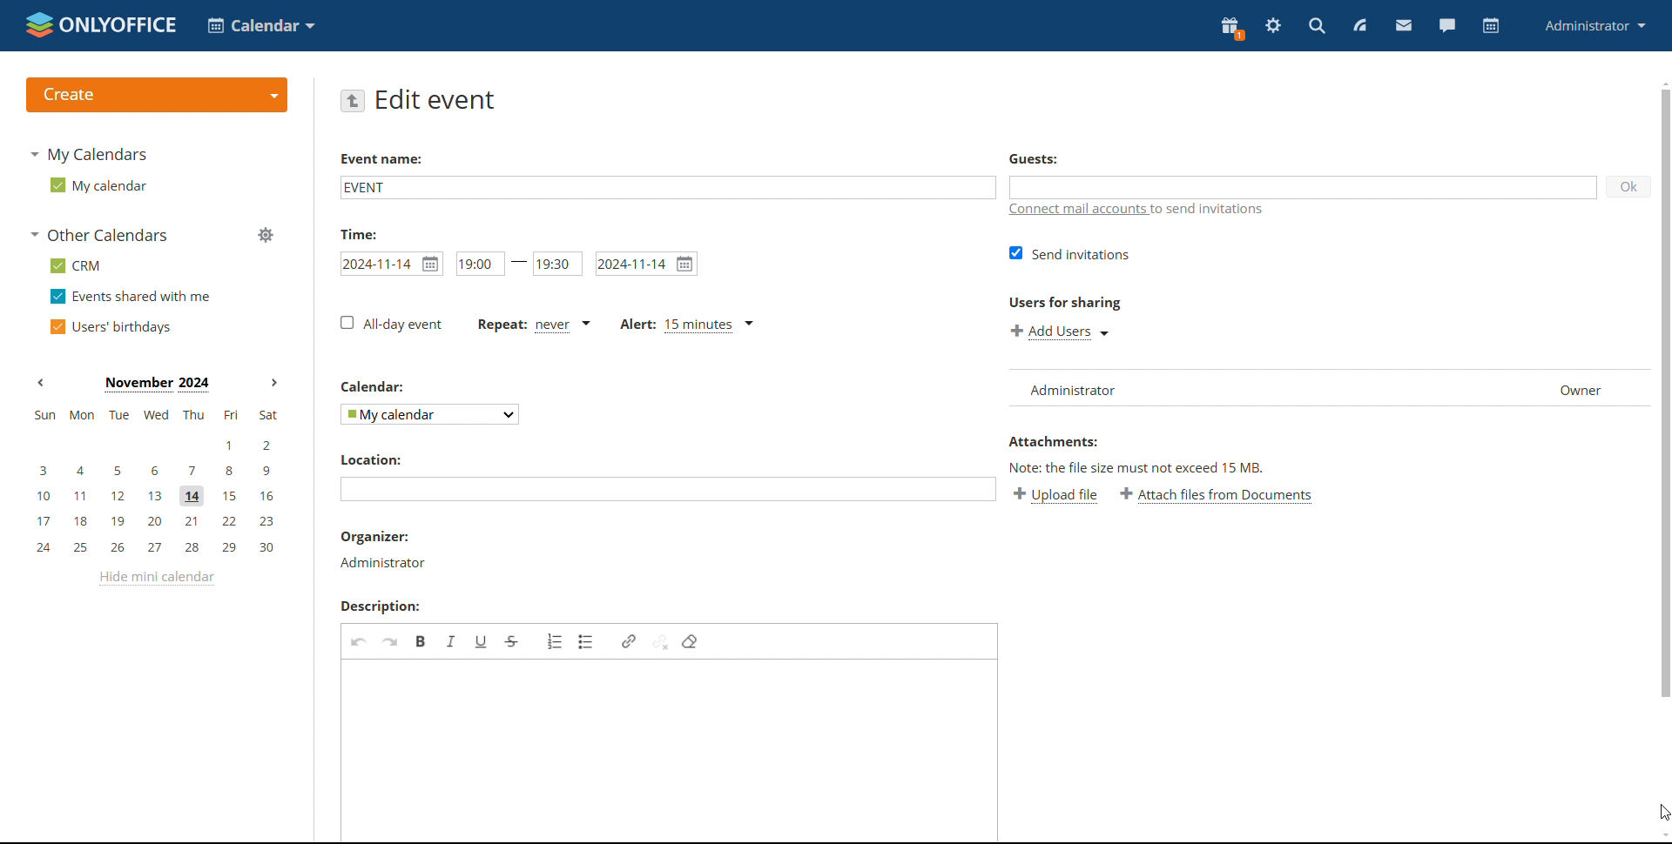  What do you see at coordinates (1057, 443) in the screenshot?
I see `attachment:` at bounding box center [1057, 443].